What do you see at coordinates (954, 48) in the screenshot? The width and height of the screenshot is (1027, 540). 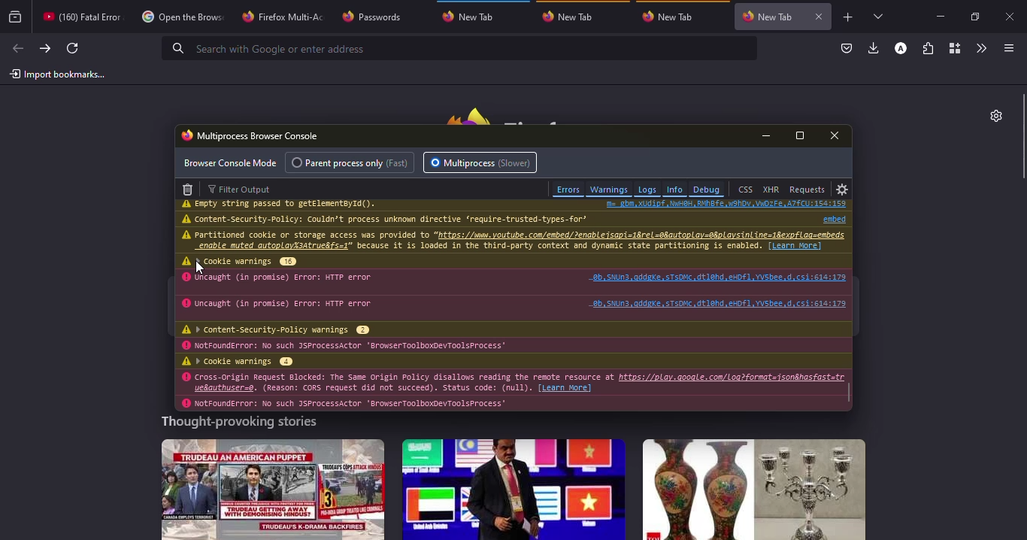 I see `container` at bounding box center [954, 48].